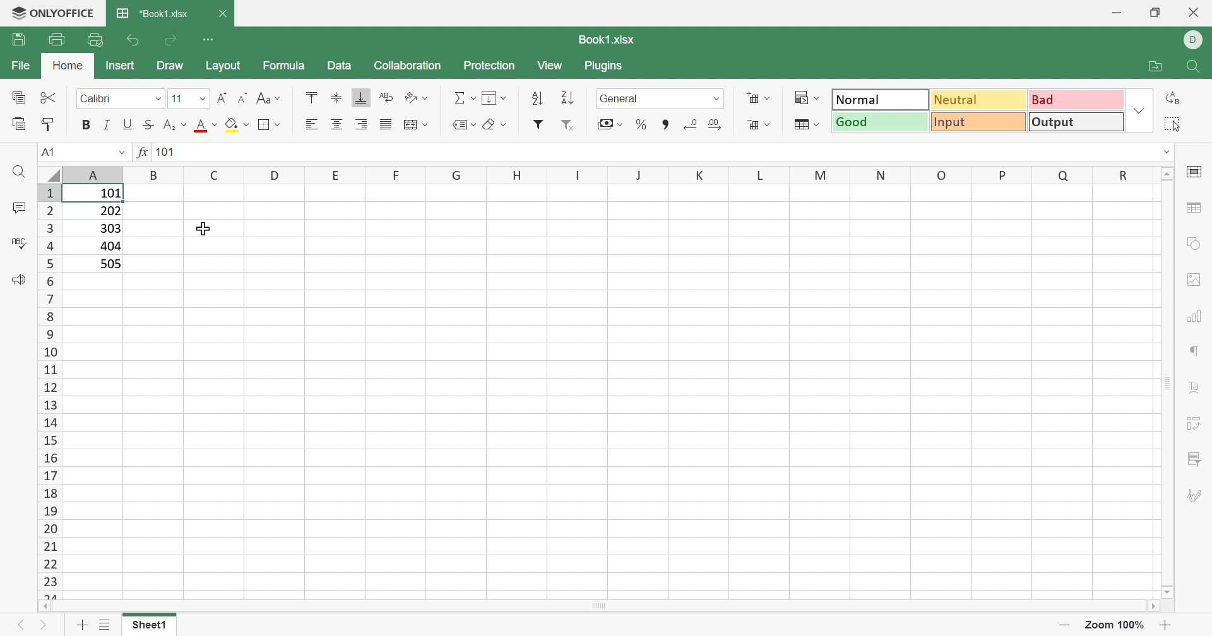 The image size is (1212, 636). What do you see at coordinates (111, 264) in the screenshot?
I see `505` at bounding box center [111, 264].